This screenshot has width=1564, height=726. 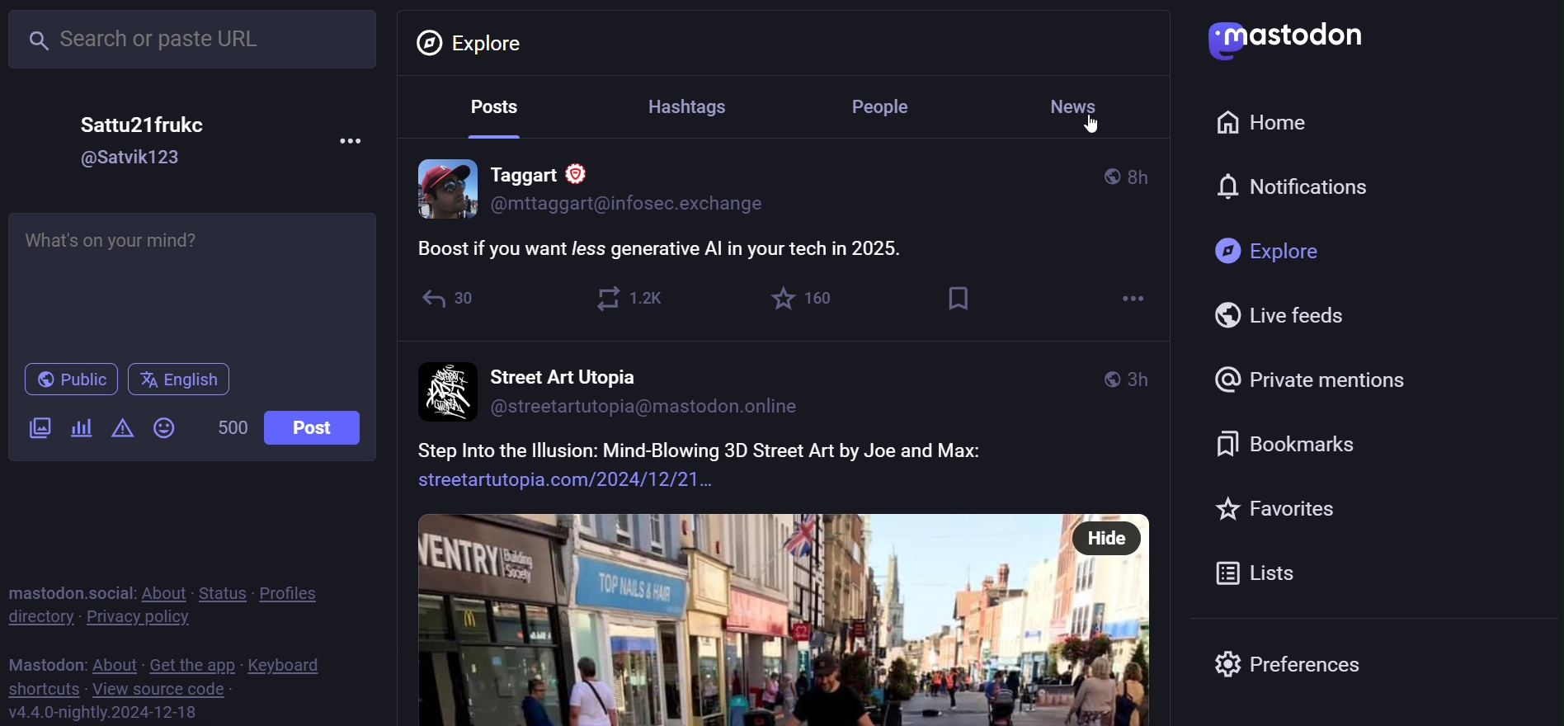 I want to click on status, so click(x=220, y=593).